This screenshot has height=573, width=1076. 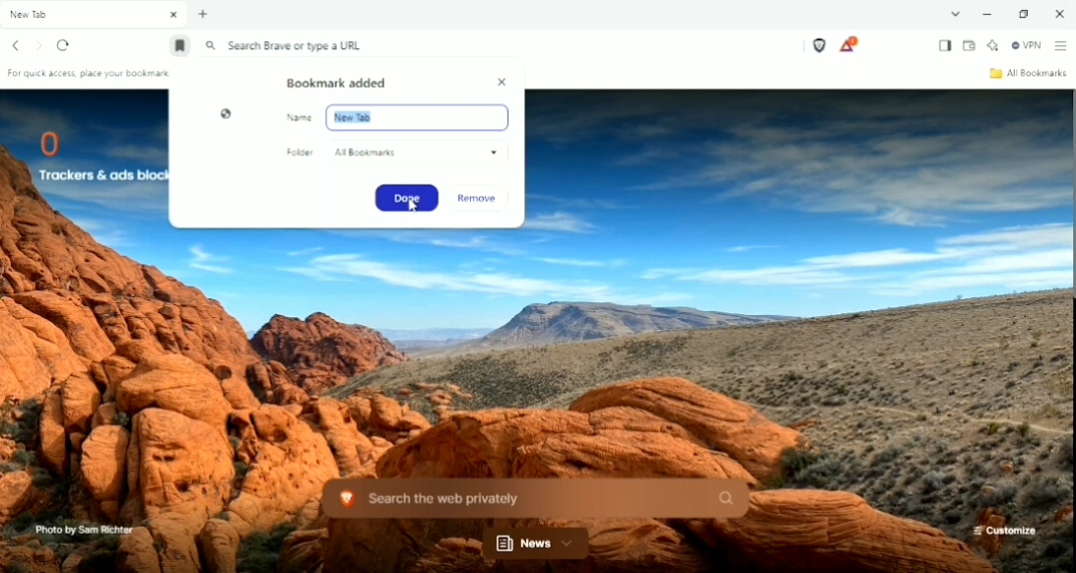 I want to click on Remove, so click(x=480, y=199).